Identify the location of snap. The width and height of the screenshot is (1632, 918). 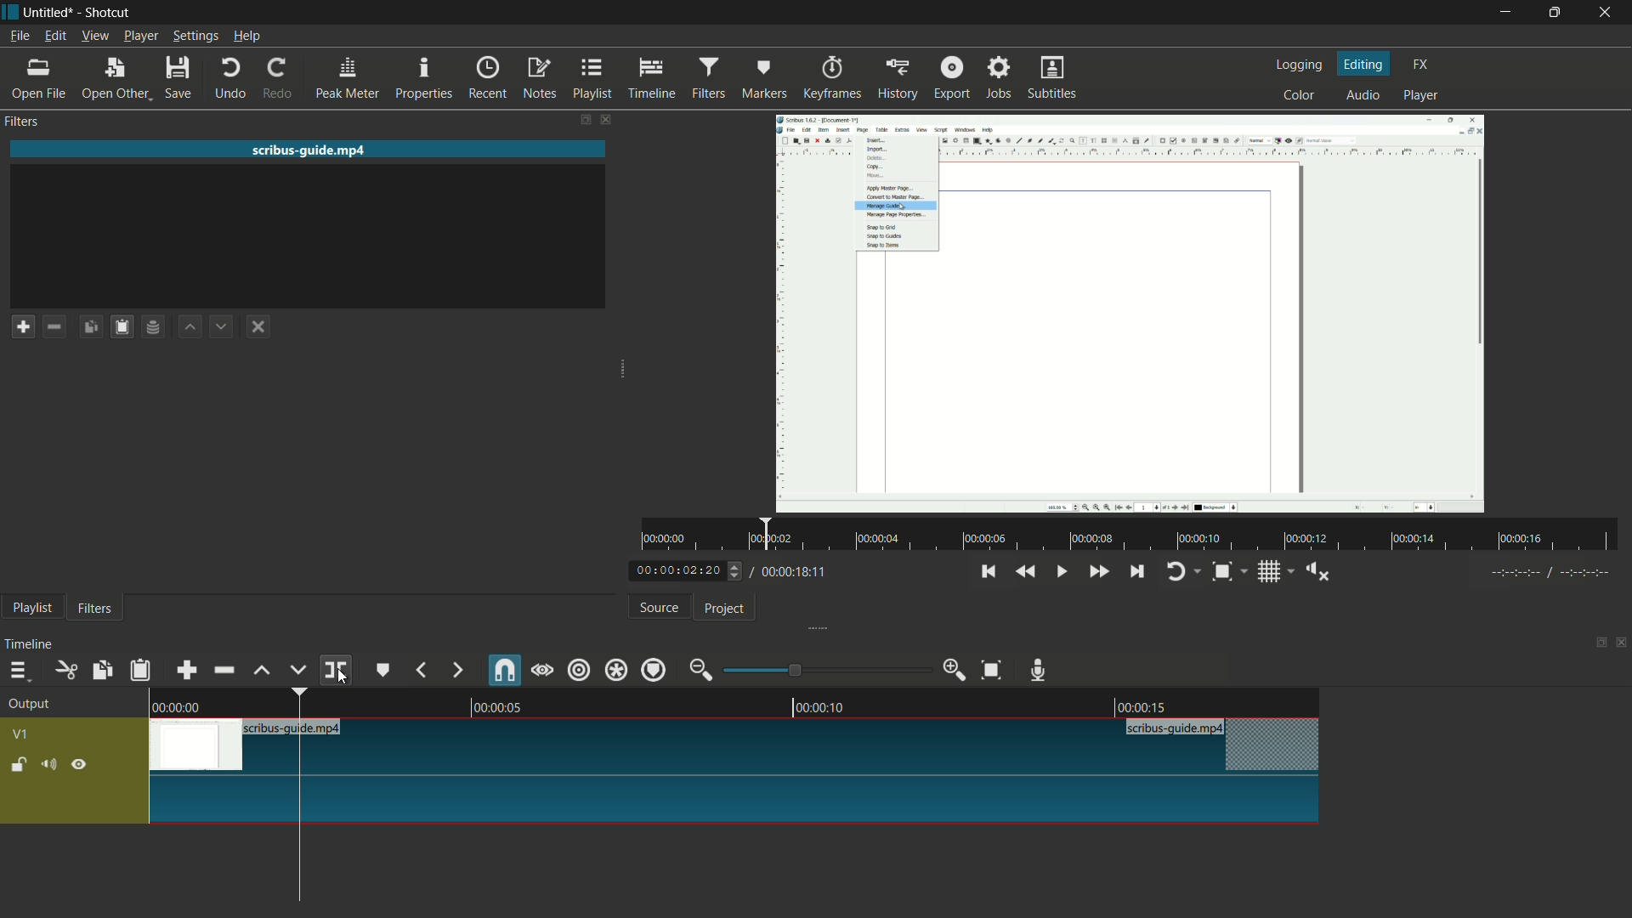
(505, 671).